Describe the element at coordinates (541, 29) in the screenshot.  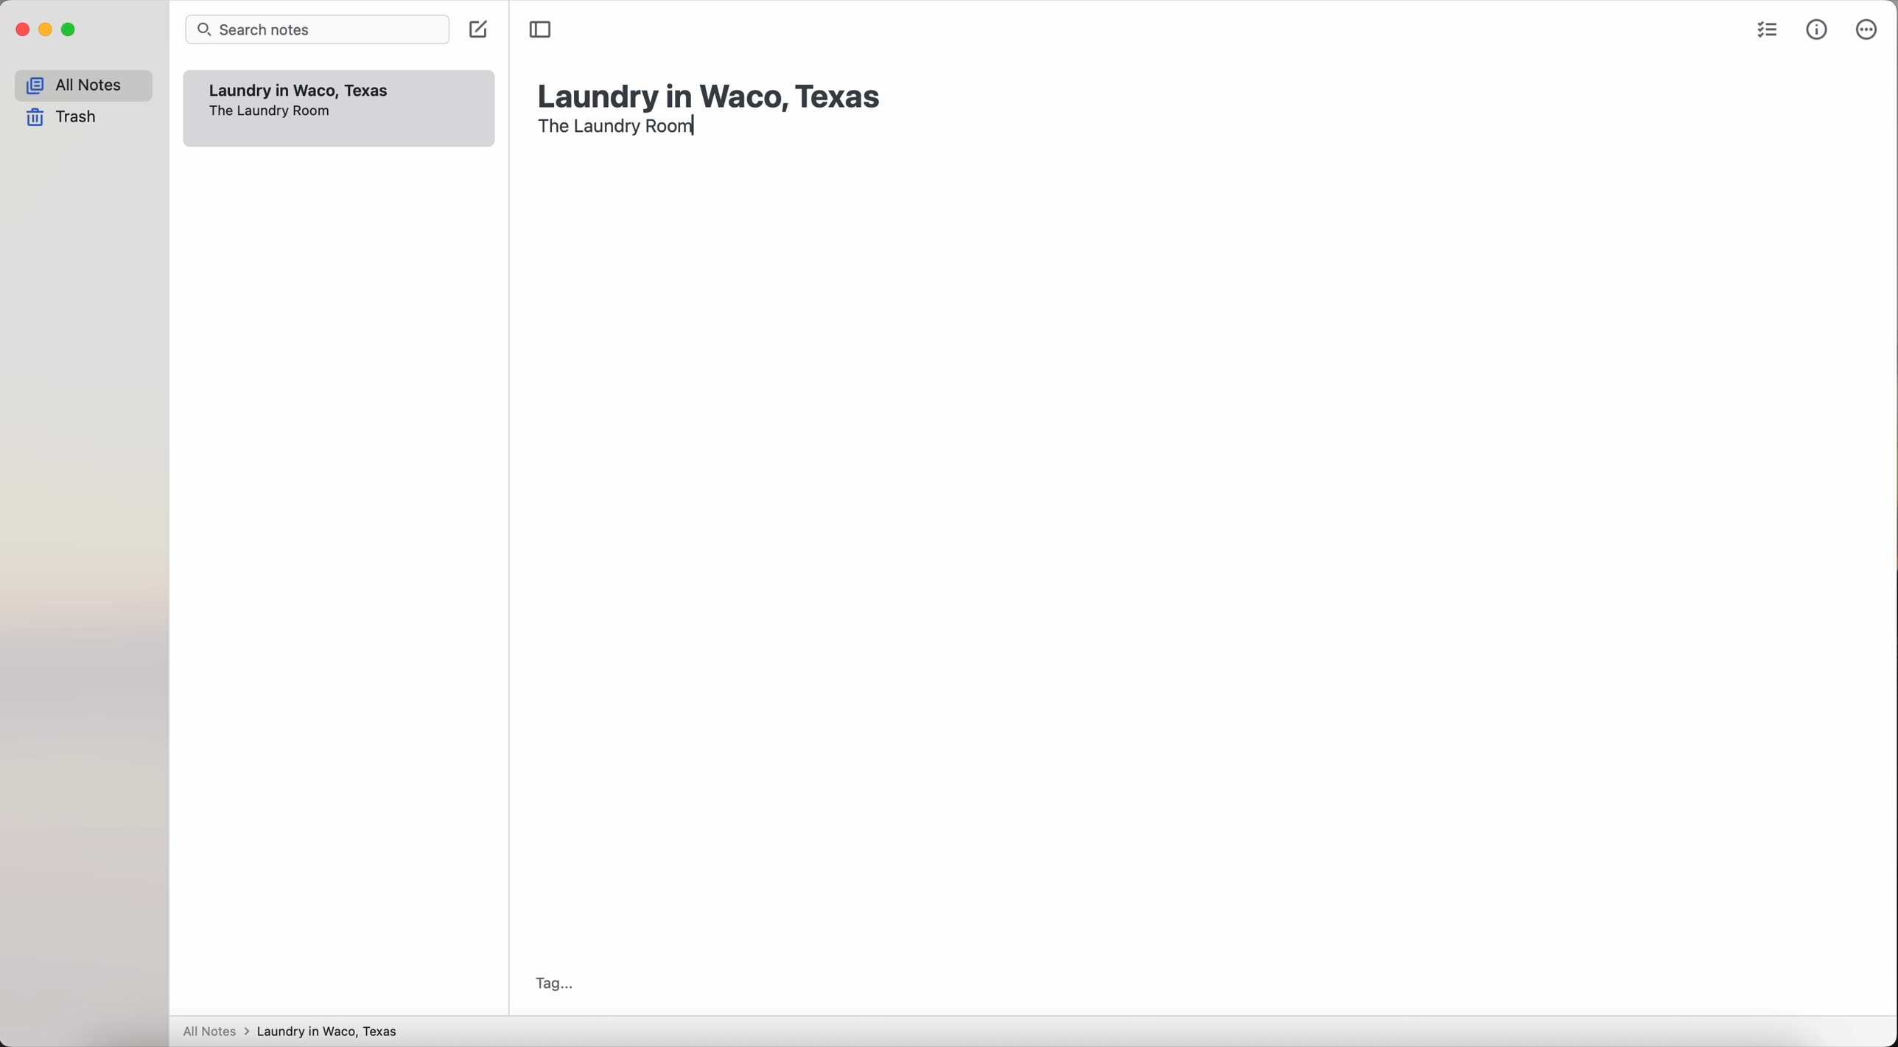
I see `toggle sidebar` at that location.